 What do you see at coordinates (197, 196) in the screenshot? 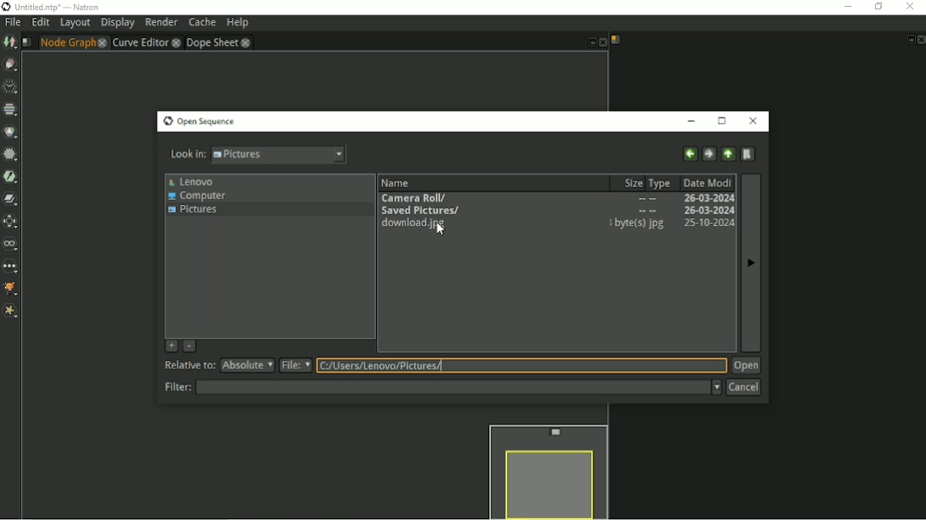
I see `Computer` at bounding box center [197, 196].